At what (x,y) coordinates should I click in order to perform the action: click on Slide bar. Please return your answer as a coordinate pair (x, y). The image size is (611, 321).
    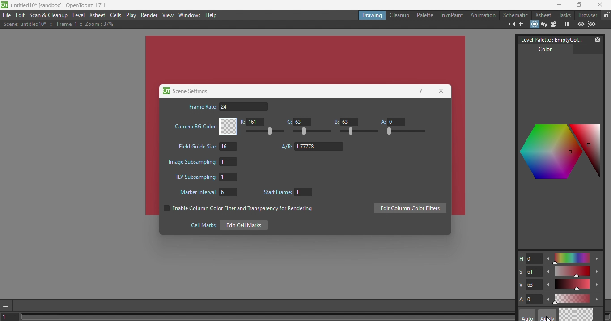
    Looking at the image, I should click on (405, 131).